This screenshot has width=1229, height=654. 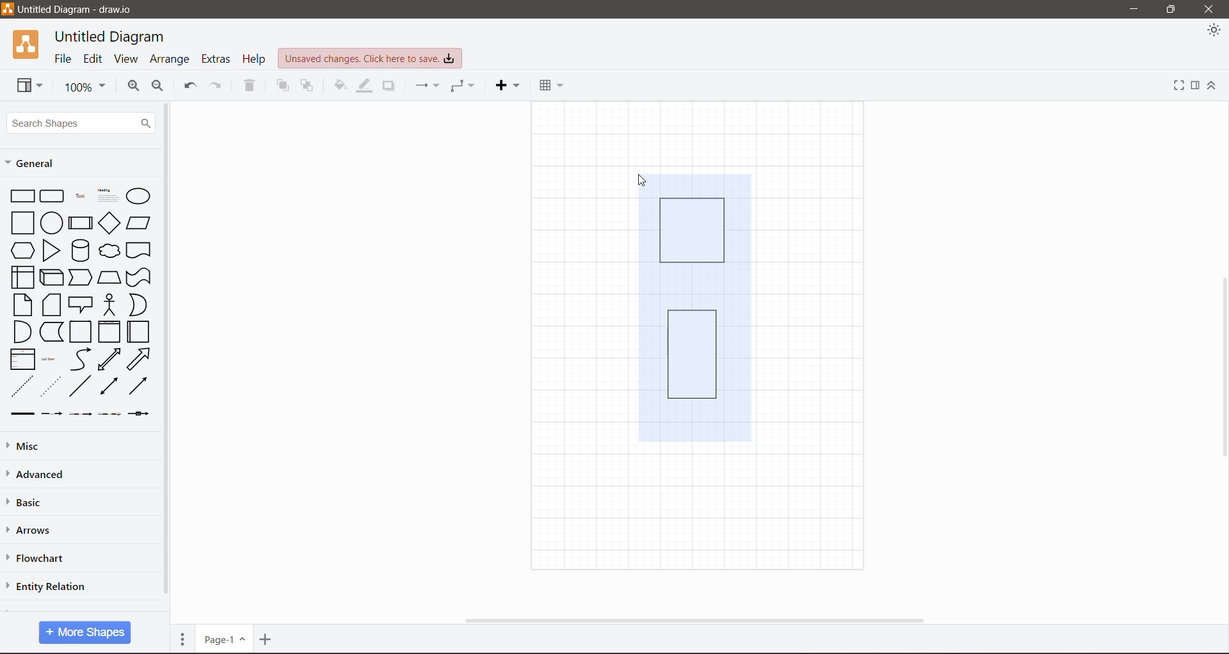 What do you see at coordinates (28, 44) in the screenshot?
I see `Application Logo` at bounding box center [28, 44].